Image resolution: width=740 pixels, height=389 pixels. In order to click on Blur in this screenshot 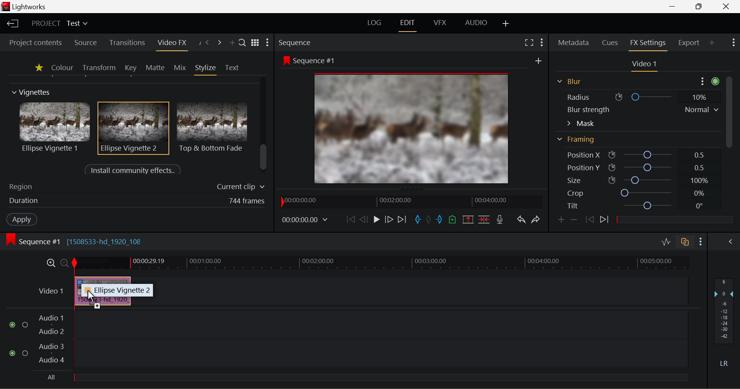, I will do `click(568, 80)`.